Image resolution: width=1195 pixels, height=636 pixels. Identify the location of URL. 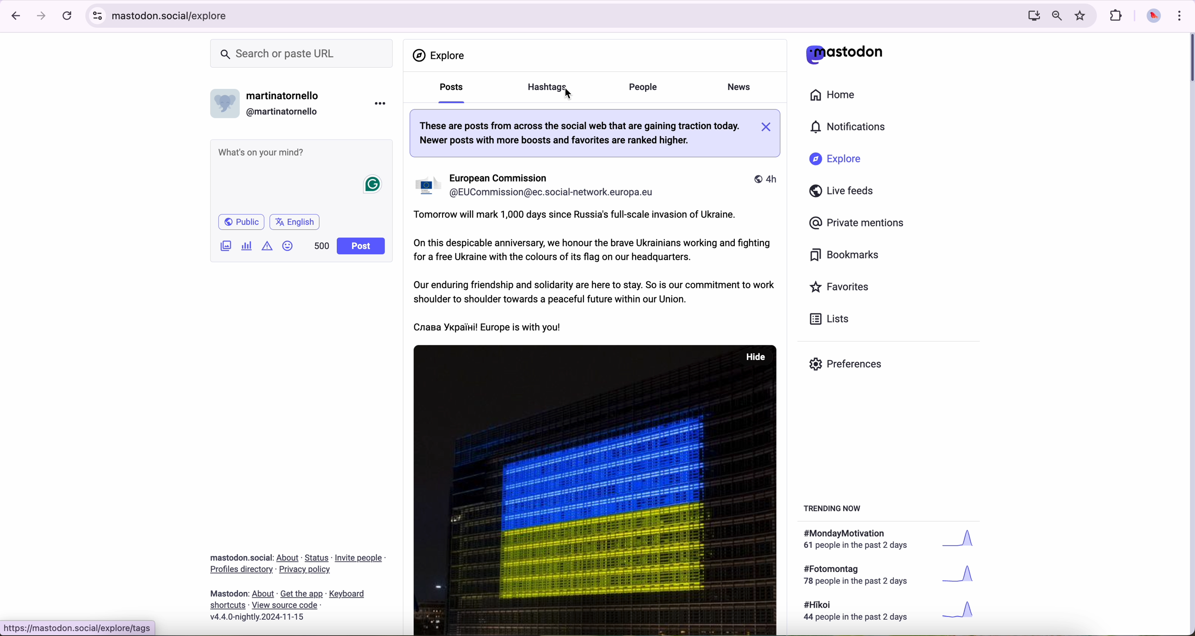
(550, 17).